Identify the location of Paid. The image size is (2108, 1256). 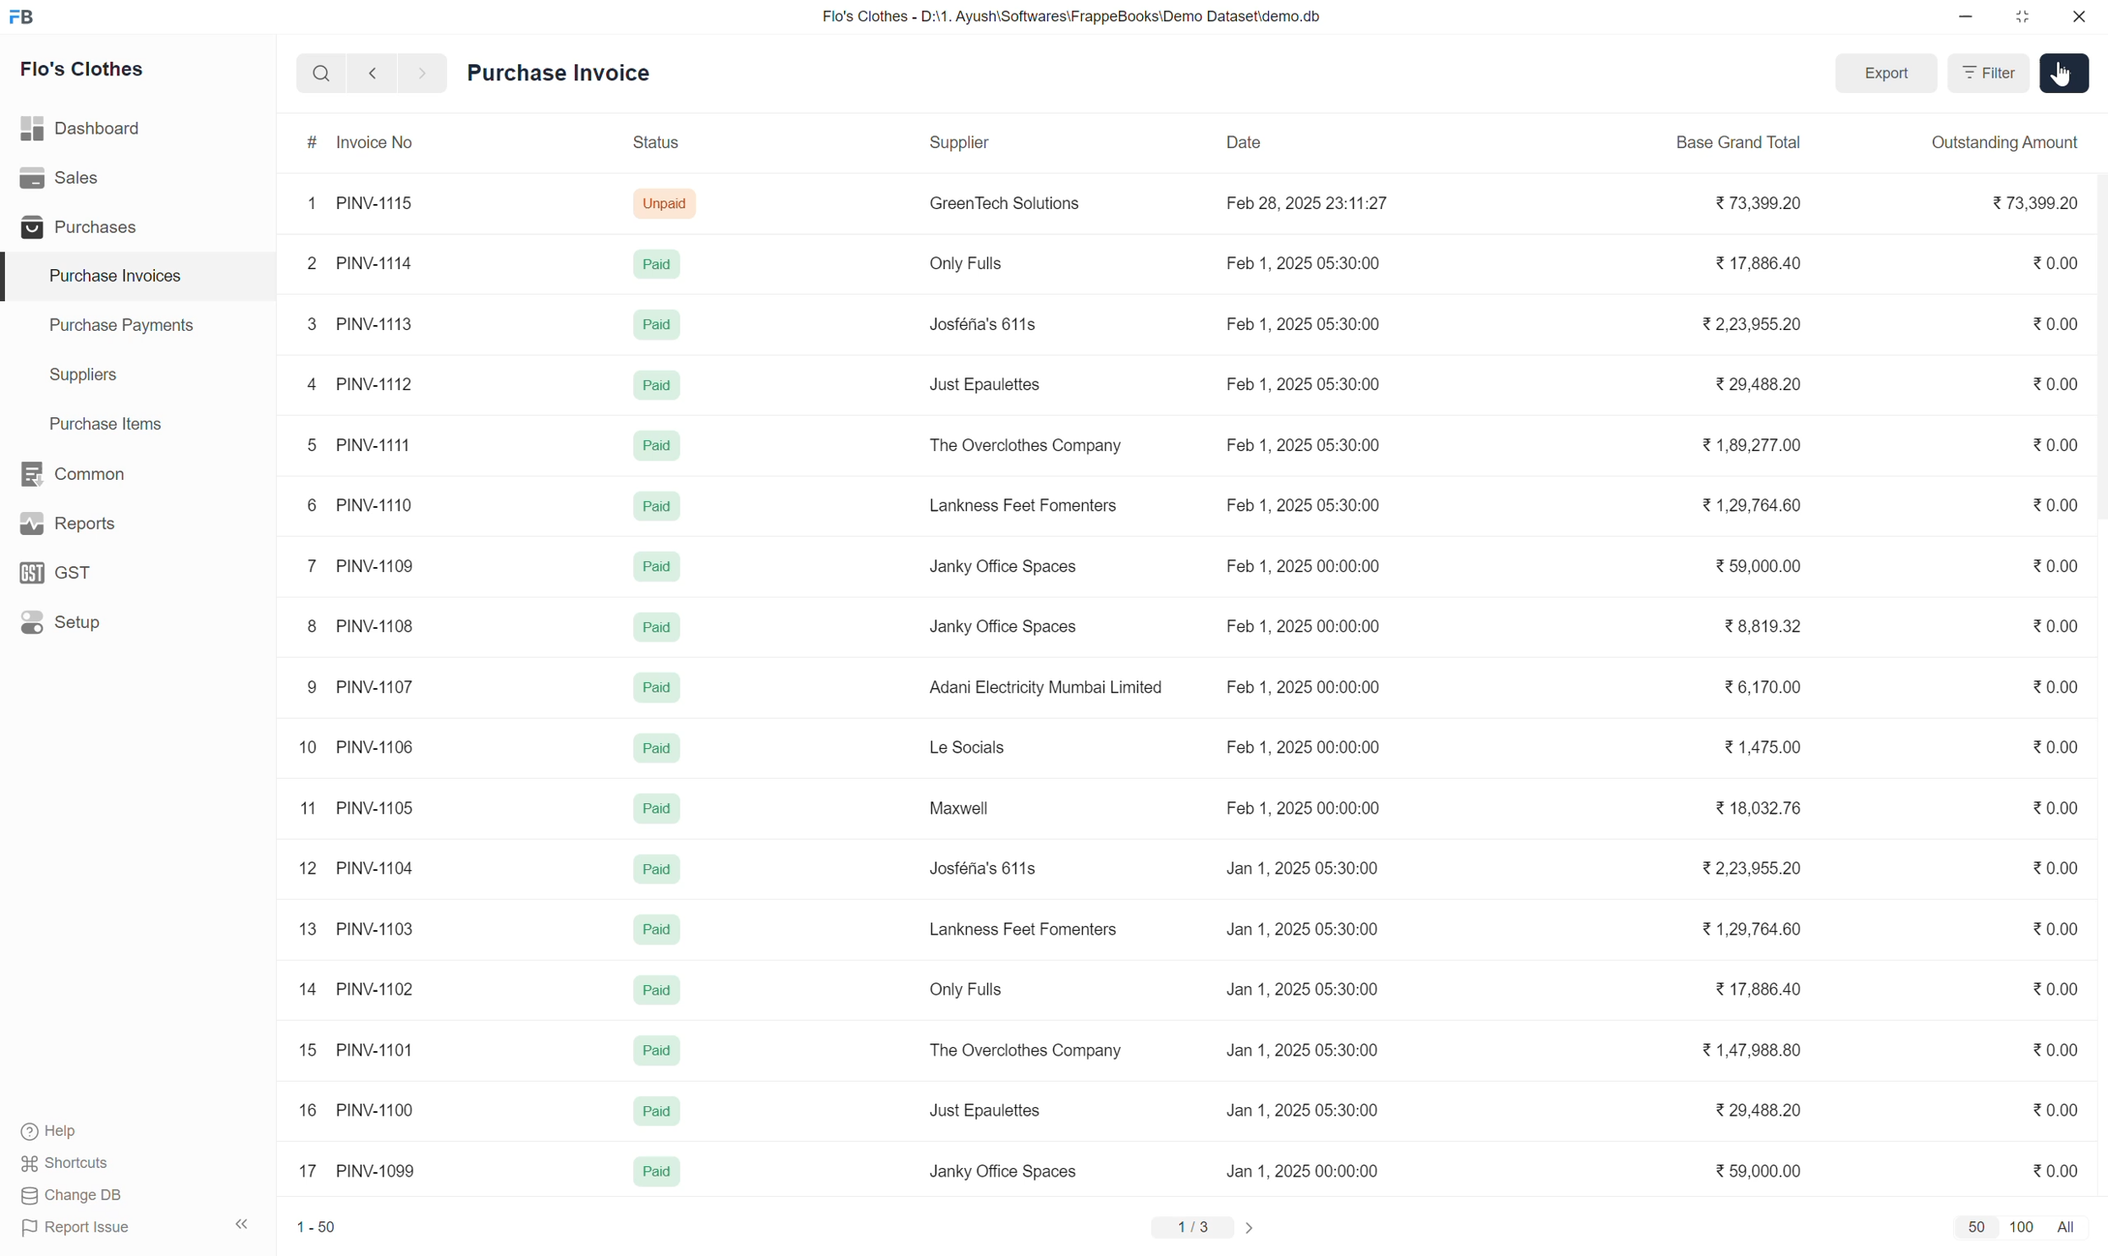
(647, 810).